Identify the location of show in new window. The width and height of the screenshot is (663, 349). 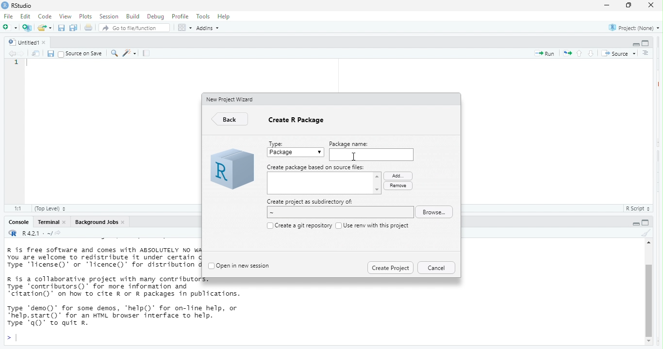
(35, 54).